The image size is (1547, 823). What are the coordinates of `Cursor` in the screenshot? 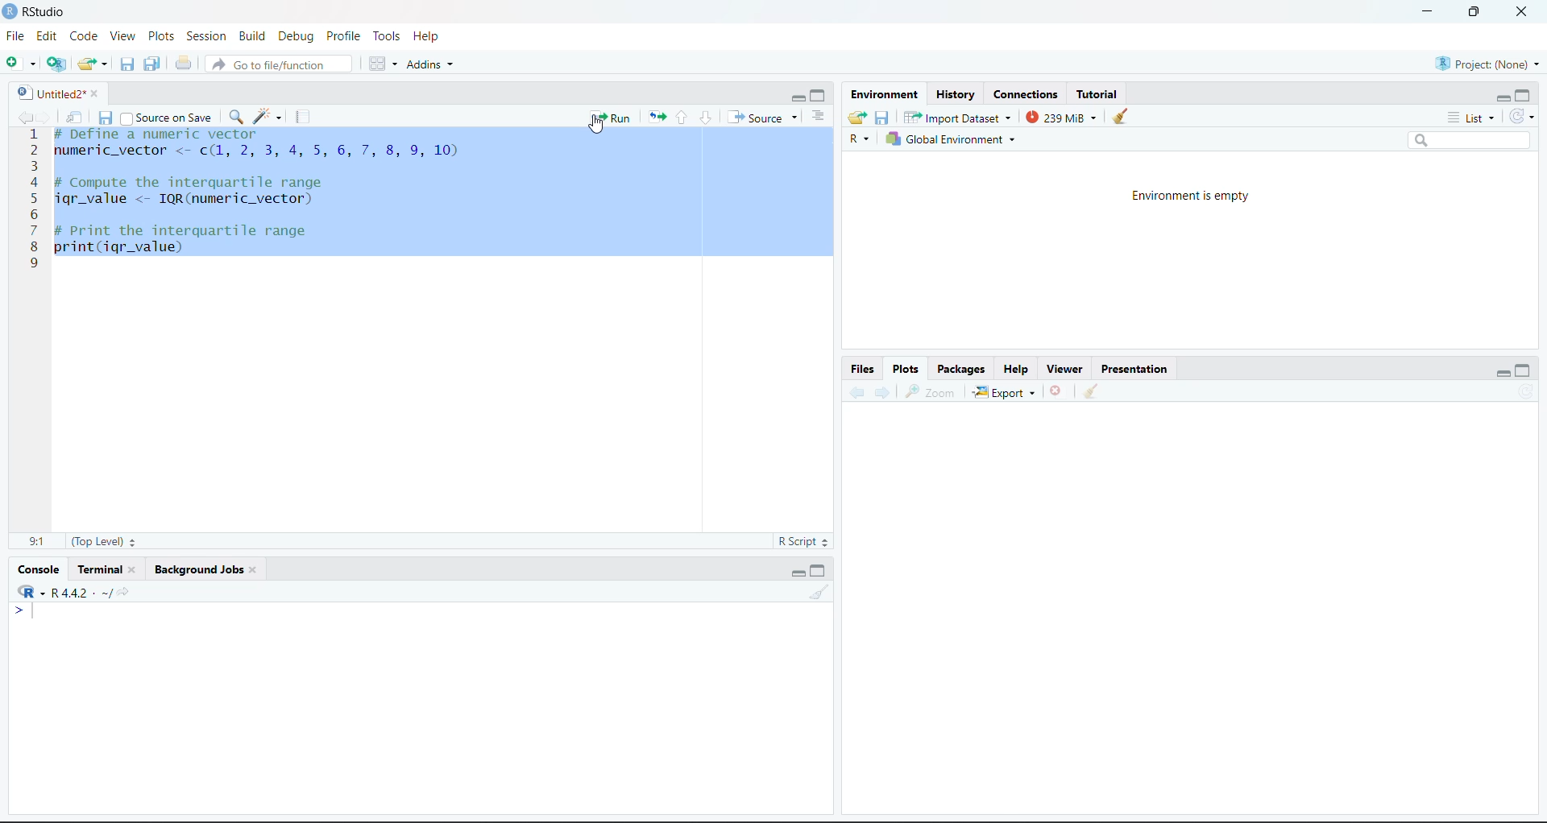 It's located at (603, 133).